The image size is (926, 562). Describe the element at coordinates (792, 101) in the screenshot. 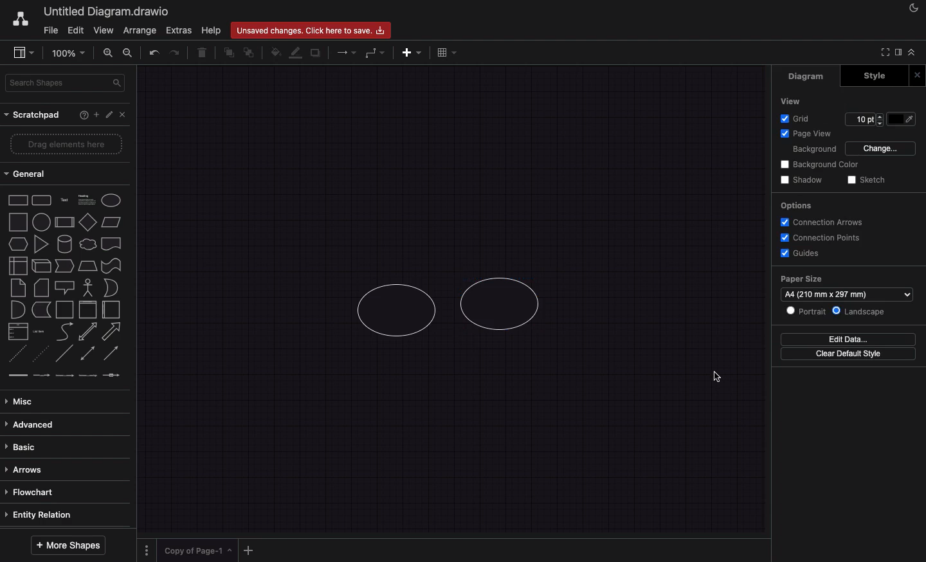

I see `view` at that location.